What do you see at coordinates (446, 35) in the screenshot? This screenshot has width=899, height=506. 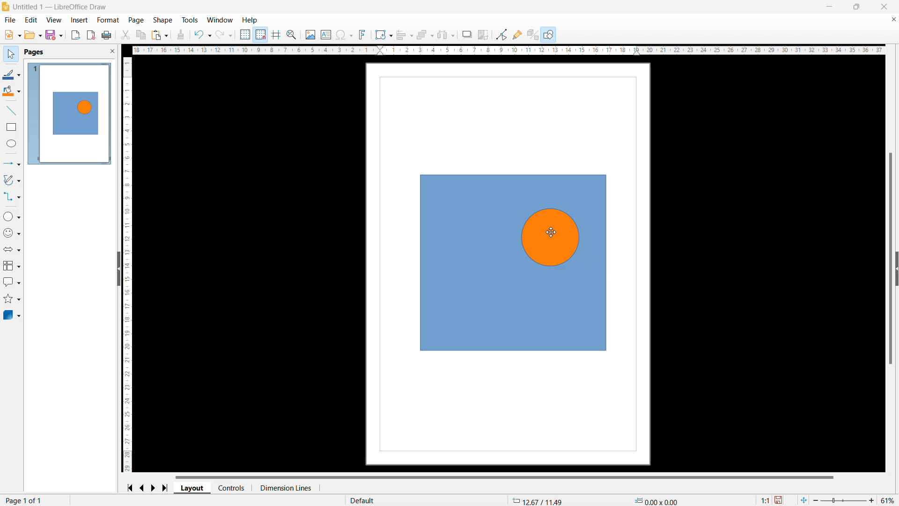 I see `select at least three objects to distribute` at bounding box center [446, 35].